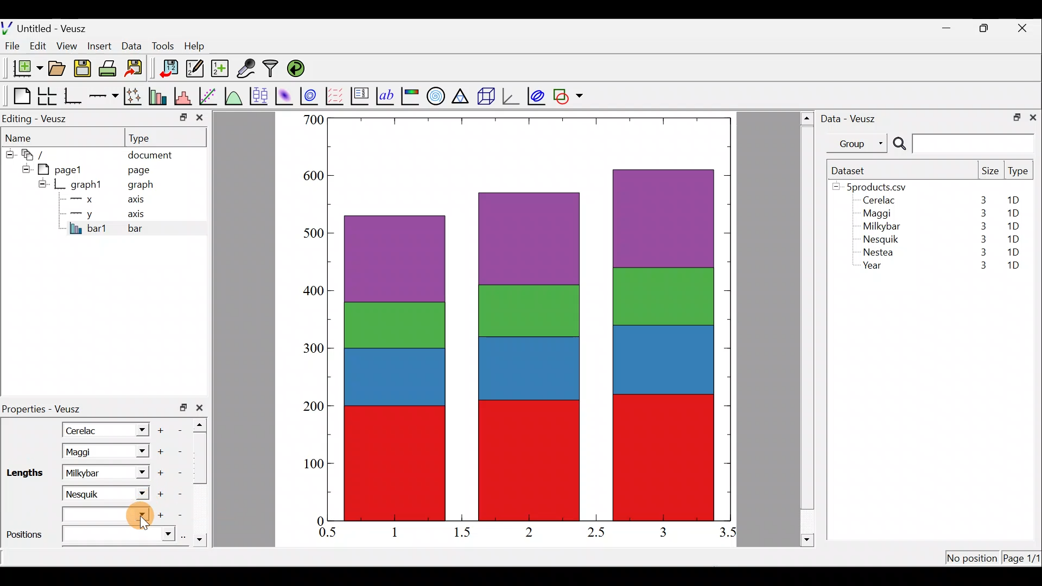 This screenshot has height=586, width=1042. What do you see at coordinates (183, 515) in the screenshot?
I see `Remove item` at bounding box center [183, 515].